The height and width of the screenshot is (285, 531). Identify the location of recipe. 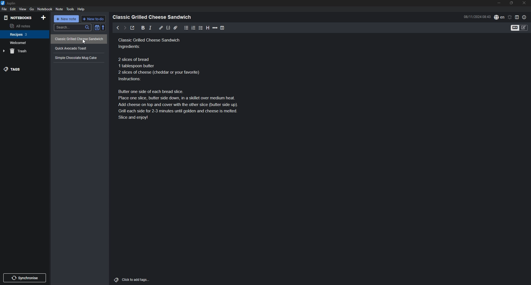
(78, 58).